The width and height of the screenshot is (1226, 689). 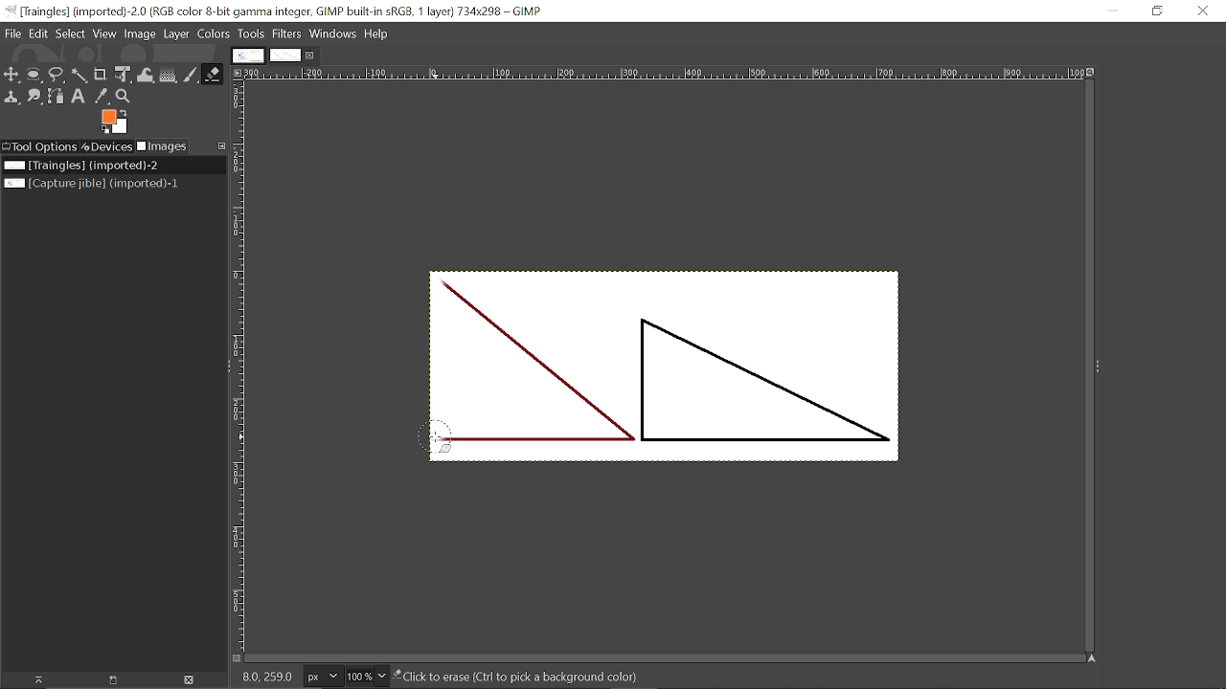 What do you see at coordinates (116, 122) in the screenshot?
I see `Foreground color` at bounding box center [116, 122].